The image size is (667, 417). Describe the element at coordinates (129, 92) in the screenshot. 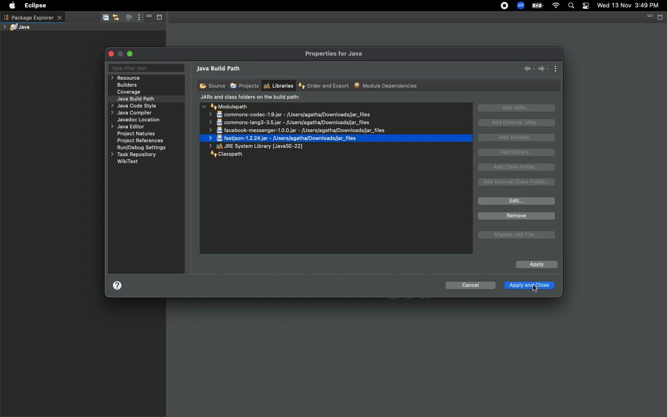

I see `Coverage` at that location.